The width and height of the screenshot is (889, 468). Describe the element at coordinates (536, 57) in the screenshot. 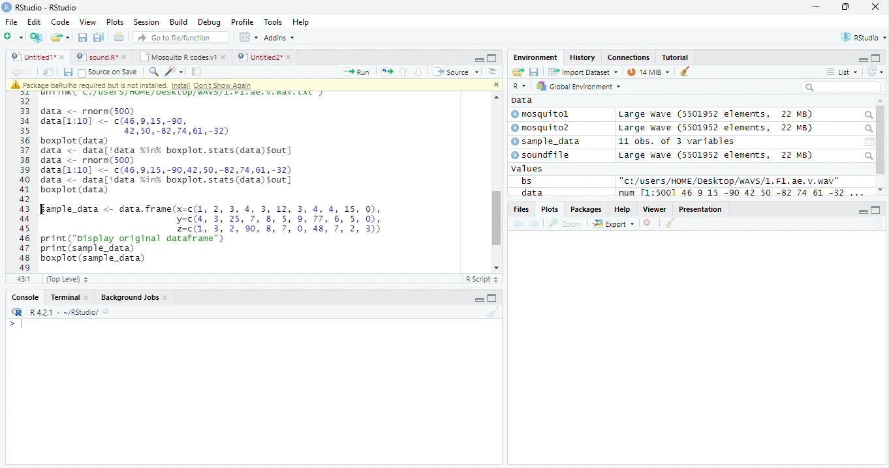

I see `Environment` at that location.